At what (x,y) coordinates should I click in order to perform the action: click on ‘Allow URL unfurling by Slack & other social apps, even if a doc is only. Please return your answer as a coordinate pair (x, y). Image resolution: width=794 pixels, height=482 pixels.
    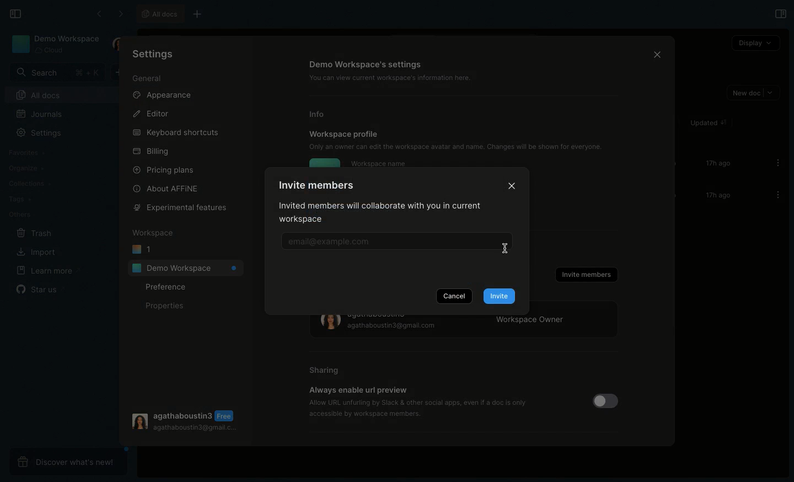
    Looking at the image, I should click on (419, 402).